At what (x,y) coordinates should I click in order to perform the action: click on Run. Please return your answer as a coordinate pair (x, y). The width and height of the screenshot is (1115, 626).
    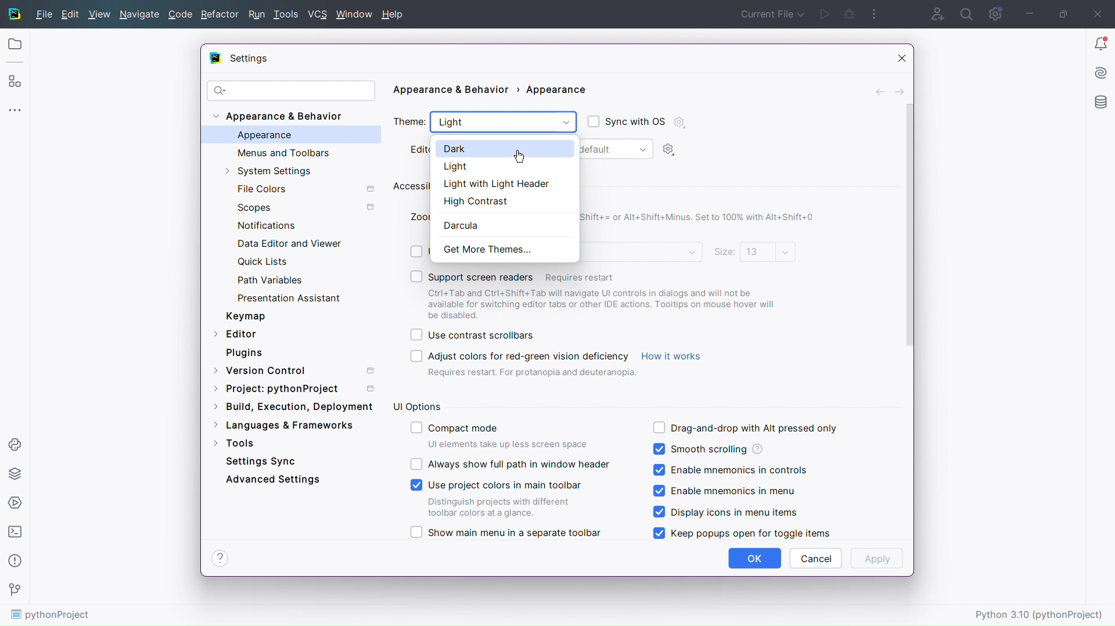
    Looking at the image, I should click on (256, 15).